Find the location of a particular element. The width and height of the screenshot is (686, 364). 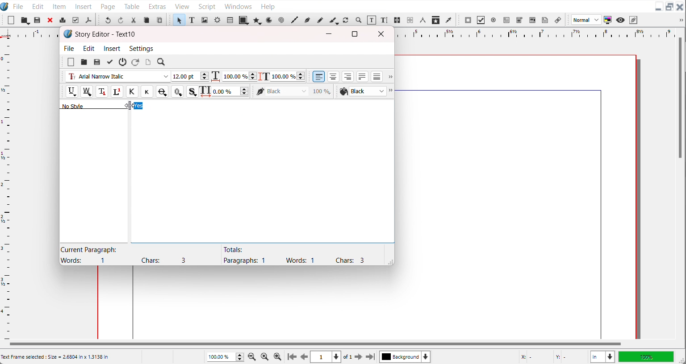

Shape is located at coordinates (244, 20).